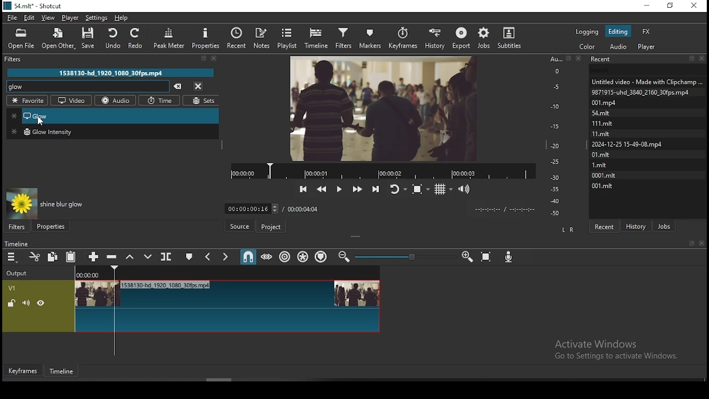  Describe the element at coordinates (695, 6) in the screenshot. I see `close window` at that location.